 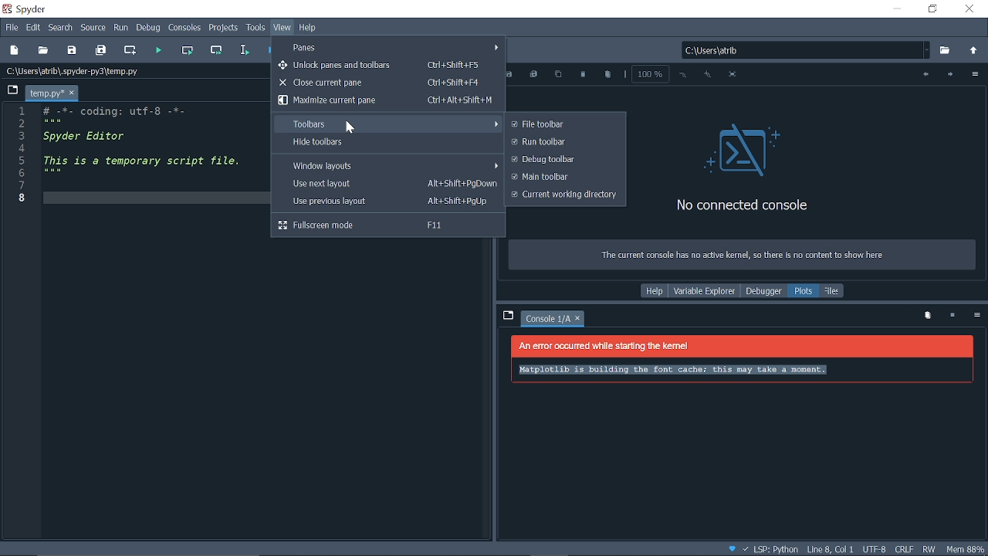 I want to click on Zoom in, so click(x=707, y=75).